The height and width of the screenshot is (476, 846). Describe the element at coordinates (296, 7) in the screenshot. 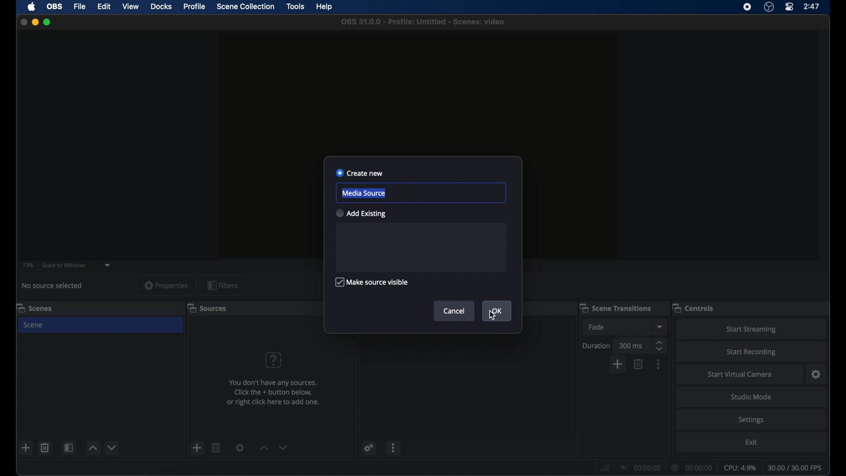

I see `tools` at that location.